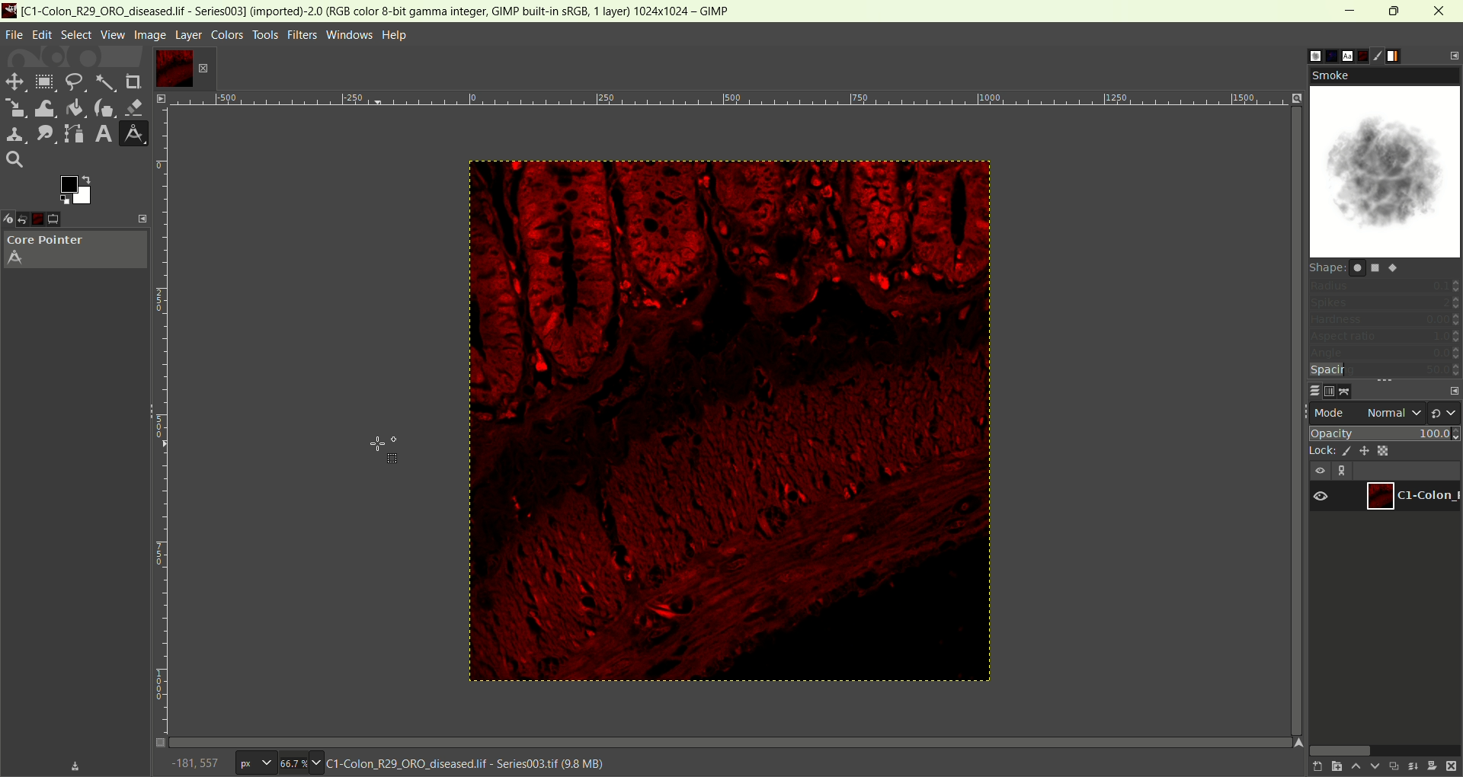 Image resolution: width=1463 pixels, height=777 pixels. What do you see at coordinates (1385, 336) in the screenshot?
I see `aspect ratio` at bounding box center [1385, 336].